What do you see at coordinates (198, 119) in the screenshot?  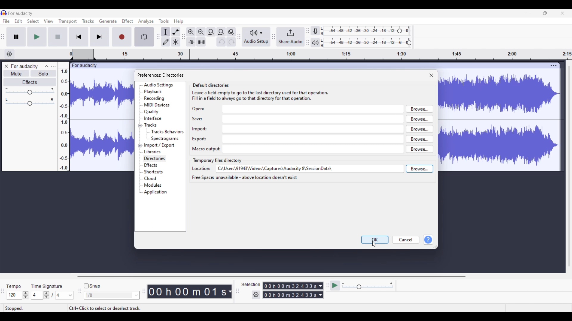 I see `Indicates text box for save` at bounding box center [198, 119].